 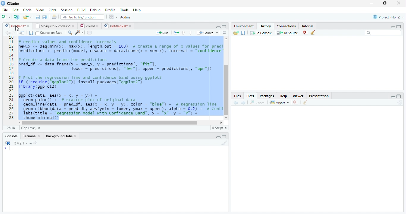 What do you see at coordinates (279, 103) in the screenshot?
I see `Export` at bounding box center [279, 103].